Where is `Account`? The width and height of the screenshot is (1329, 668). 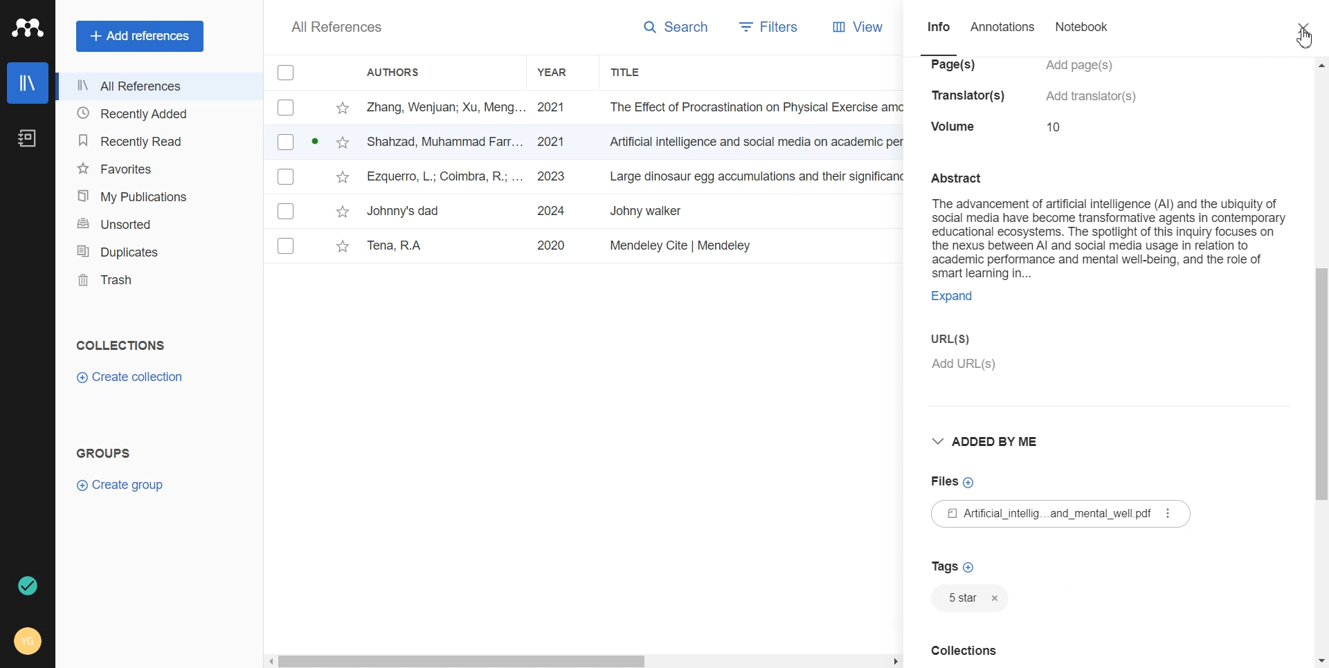
Account is located at coordinates (28, 642).